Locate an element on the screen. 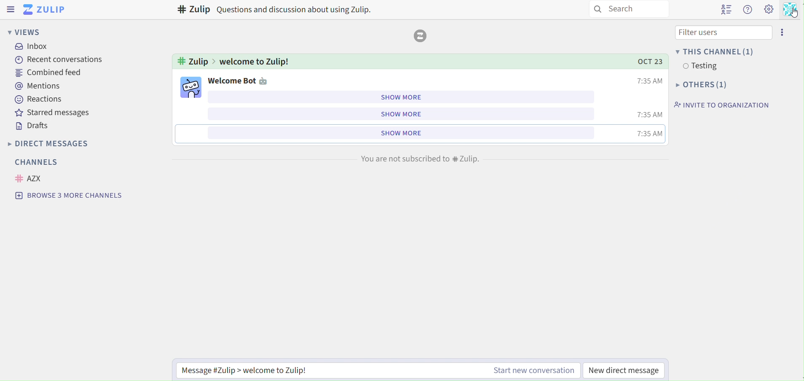 The width and height of the screenshot is (804, 381). OCT 23 is located at coordinates (645, 61).